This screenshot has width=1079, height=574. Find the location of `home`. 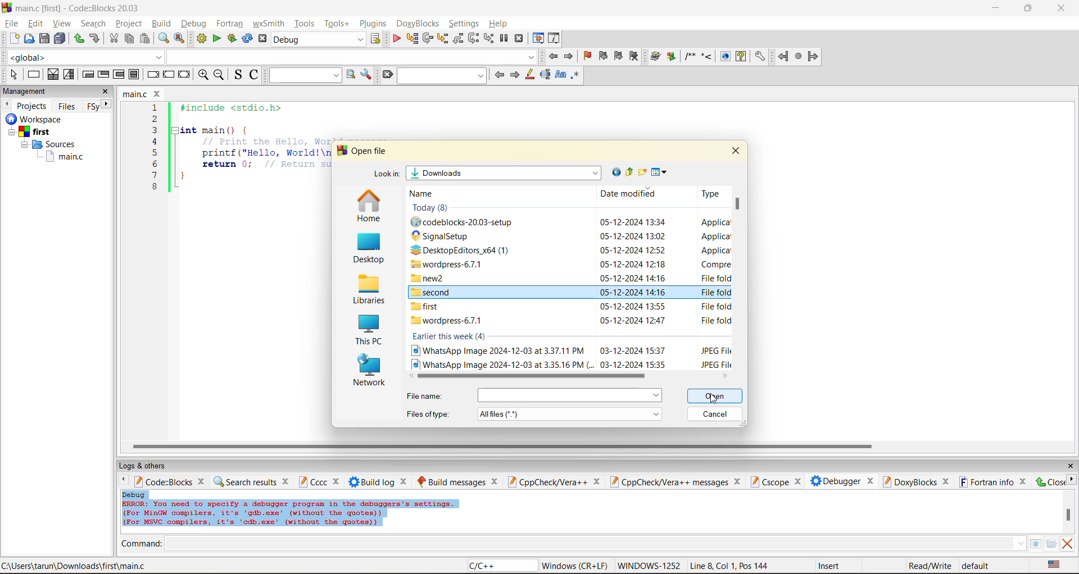

home is located at coordinates (369, 207).